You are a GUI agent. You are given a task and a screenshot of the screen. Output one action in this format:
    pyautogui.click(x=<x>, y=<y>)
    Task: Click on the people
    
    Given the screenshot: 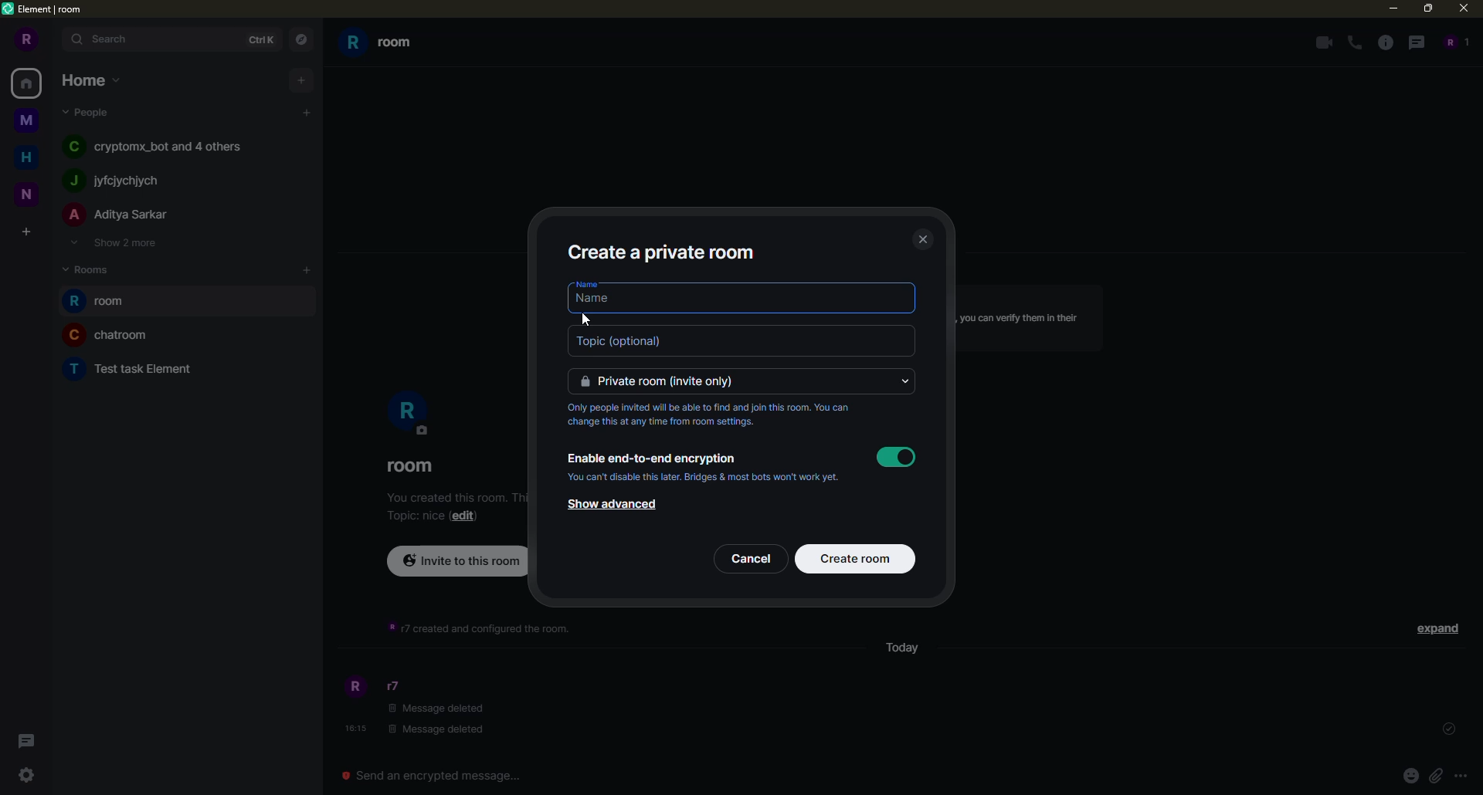 What is the action you would take?
    pyautogui.click(x=118, y=214)
    